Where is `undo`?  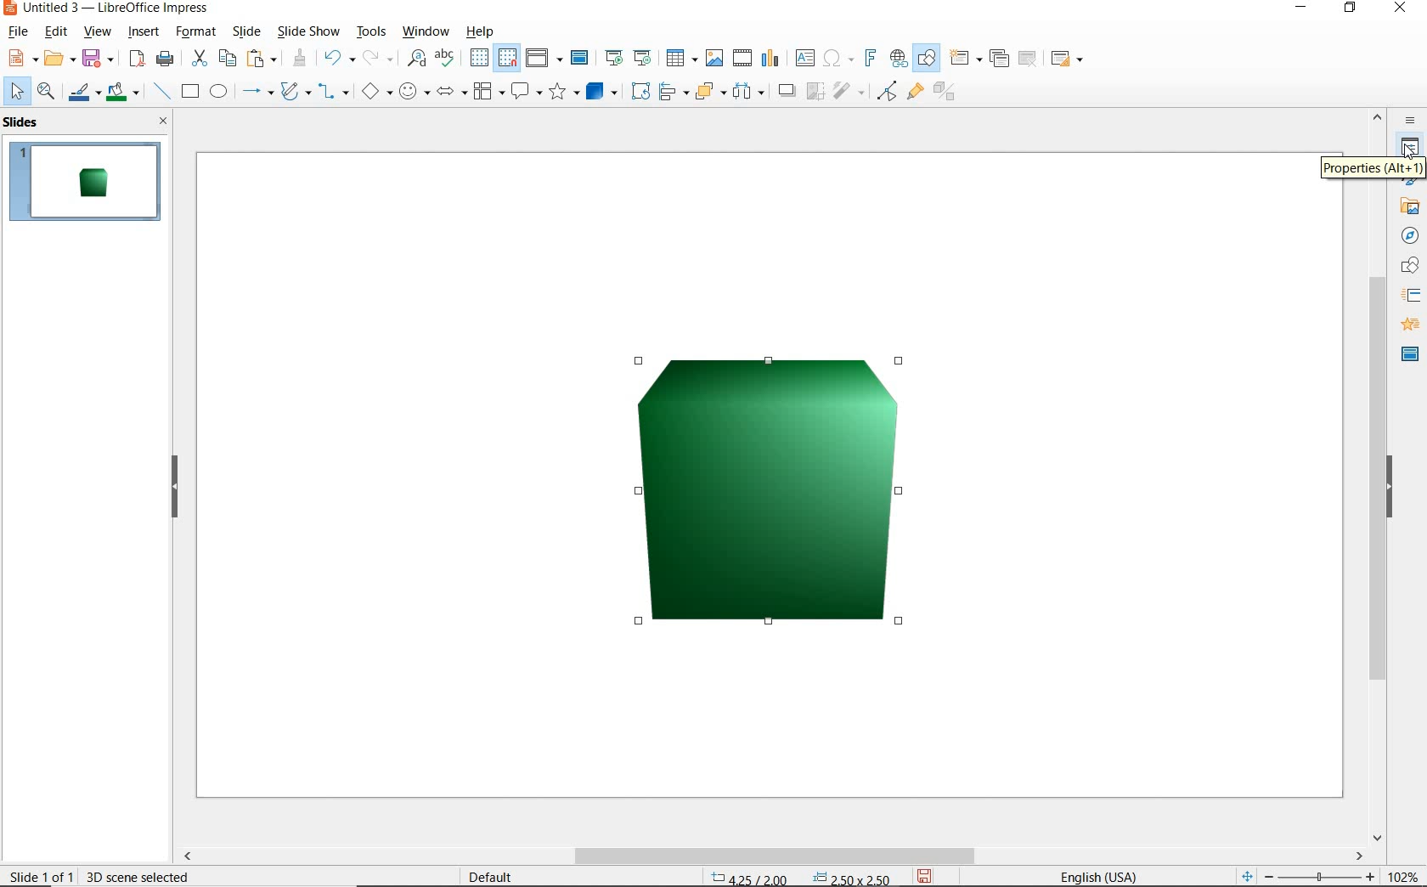
undo is located at coordinates (341, 59).